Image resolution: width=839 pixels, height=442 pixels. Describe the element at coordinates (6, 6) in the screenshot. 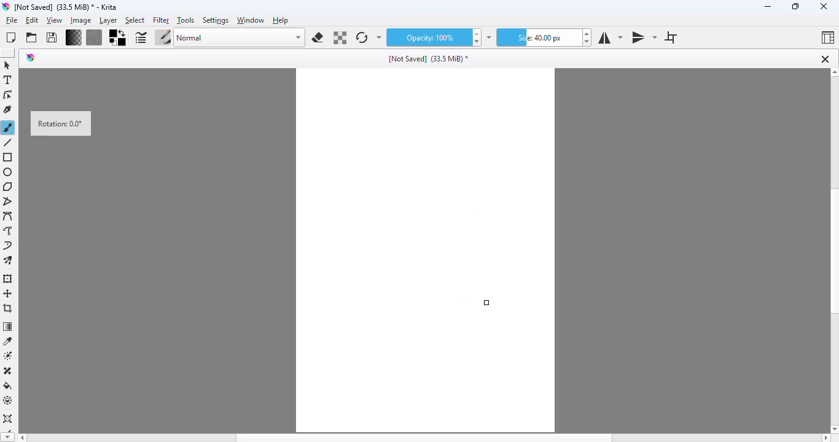

I see `logo` at that location.